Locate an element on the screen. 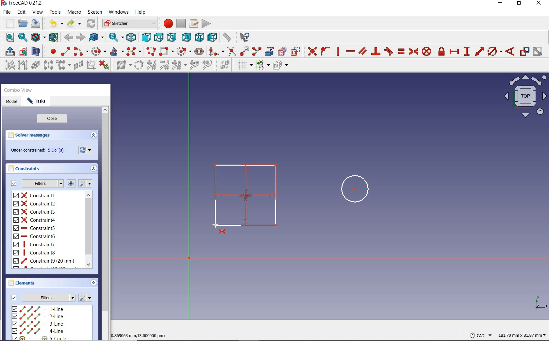 This screenshot has width=549, height=341. under constrained:  is located at coordinates (27, 150).